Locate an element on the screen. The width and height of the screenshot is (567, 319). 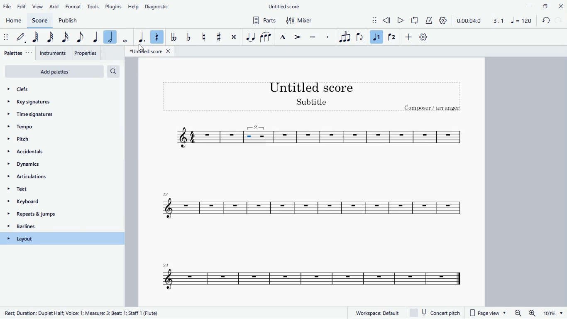
half note is located at coordinates (110, 38).